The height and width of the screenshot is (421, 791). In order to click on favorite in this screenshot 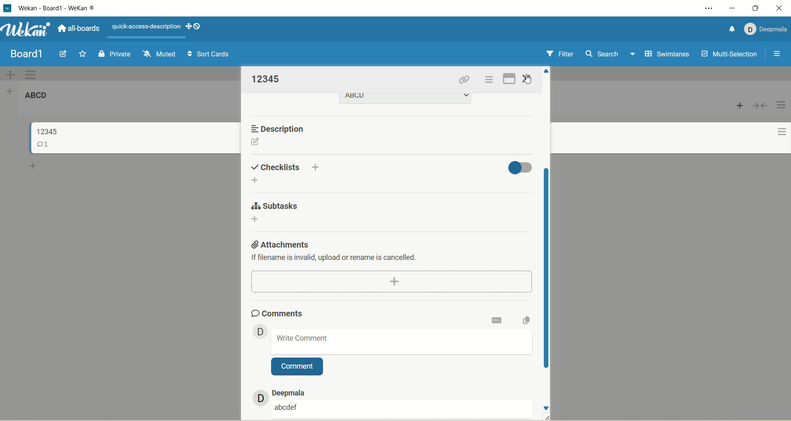, I will do `click(81, 55)`.